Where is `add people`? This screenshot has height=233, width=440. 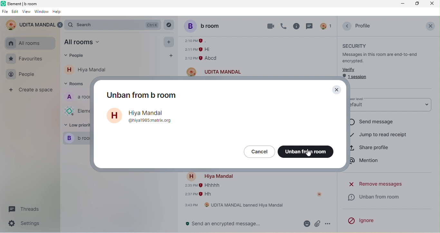 add people is located at coordinates (169, 56).